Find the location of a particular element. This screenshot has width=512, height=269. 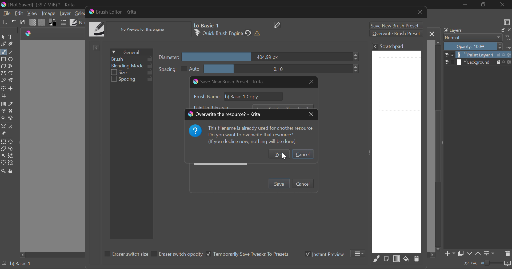

Pr This filename is already used for another resource.
Do you want to overwrite that resource?
(If you decline now, nothing will be done). is located at coordinates (254, 136).